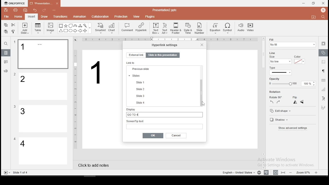 This screenshot has height=185, width=329. What do you see at coordinates (55, 11) in the screenshot?
I see `` at bounding box center [55, 11].